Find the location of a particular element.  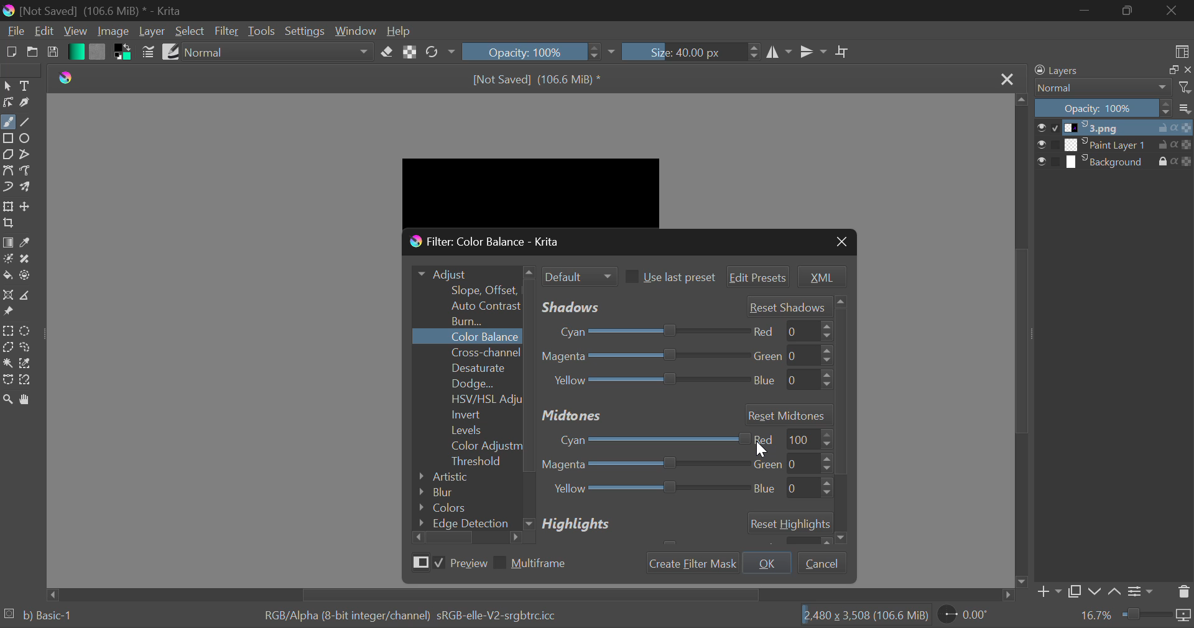

Vertical Mirror Flip is located at coordinates (779, 51).